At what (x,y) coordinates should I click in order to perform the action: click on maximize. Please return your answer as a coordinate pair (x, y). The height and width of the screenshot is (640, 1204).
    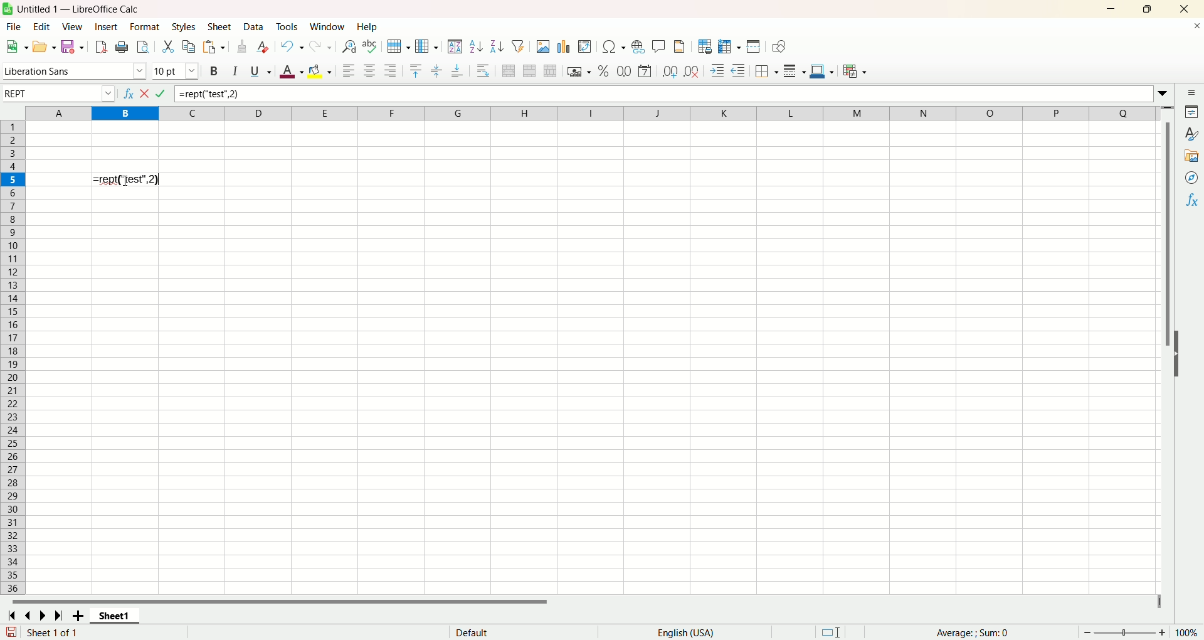
    Looking at the image, I should click on (1146, 11).